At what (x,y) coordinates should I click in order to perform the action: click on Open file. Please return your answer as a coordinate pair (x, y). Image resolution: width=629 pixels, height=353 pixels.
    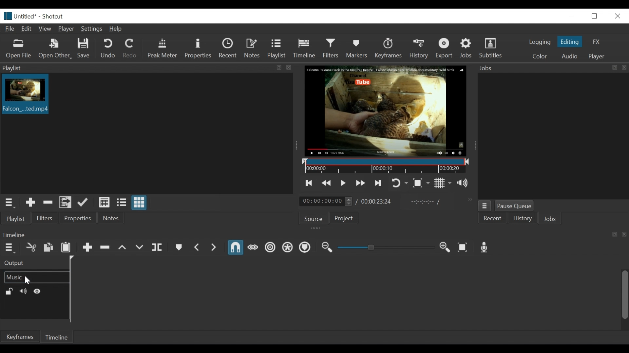
    Looking at the image, I should click on (18, 49).